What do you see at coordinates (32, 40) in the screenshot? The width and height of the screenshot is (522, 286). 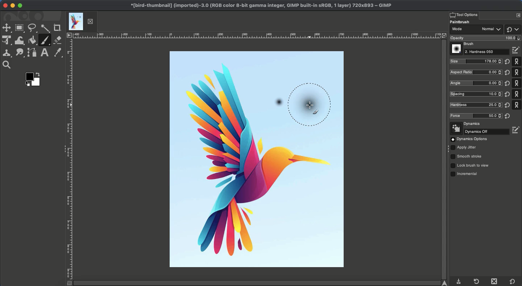 I see `Fill color` at bounding box center [32, 40].